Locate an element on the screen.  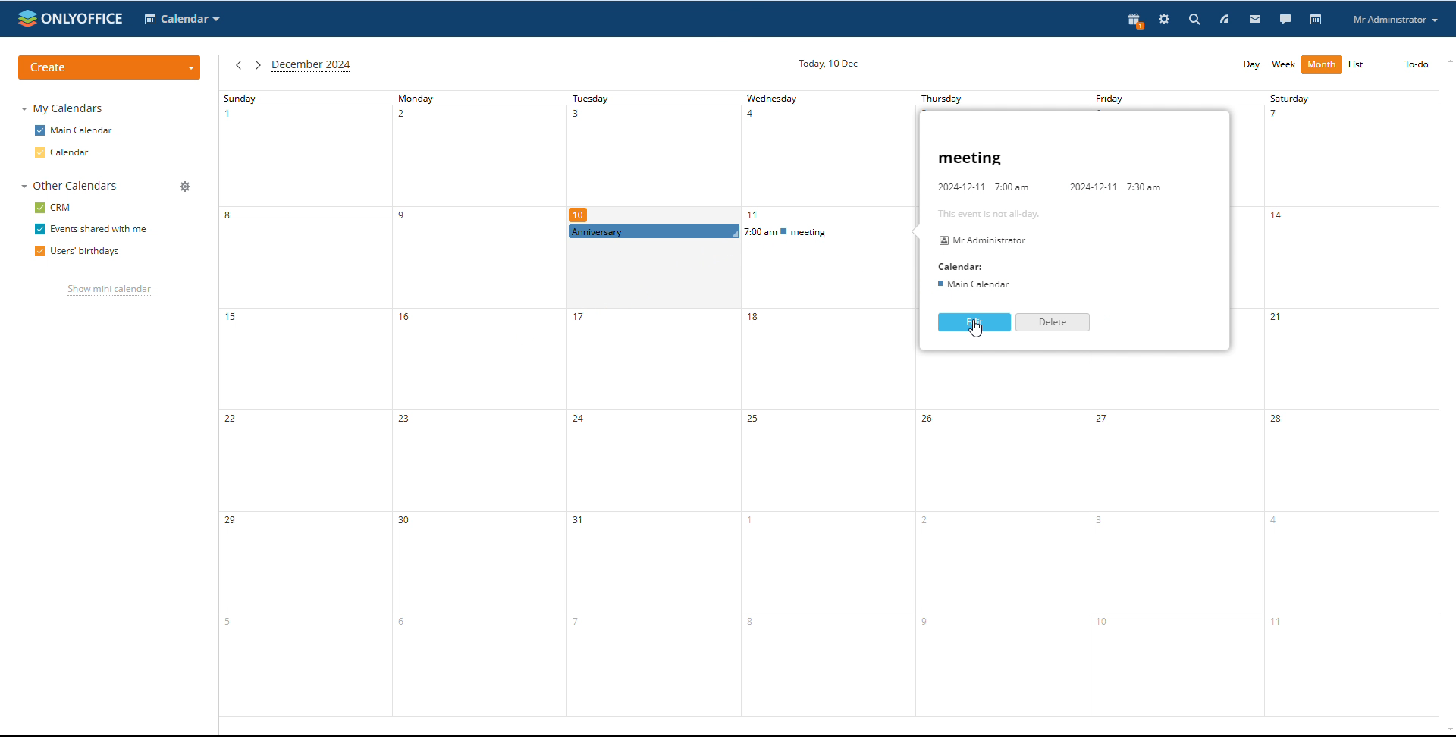
talk is located at coordinates (1285, 20).